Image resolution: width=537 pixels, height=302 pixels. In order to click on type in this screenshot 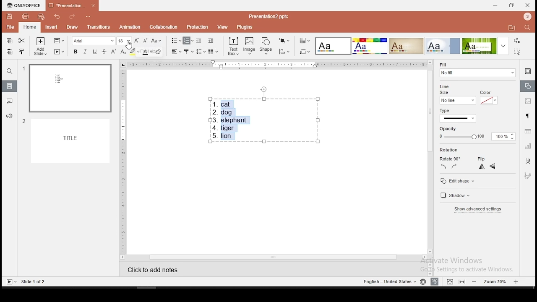, I will do `click(470, 114)`.